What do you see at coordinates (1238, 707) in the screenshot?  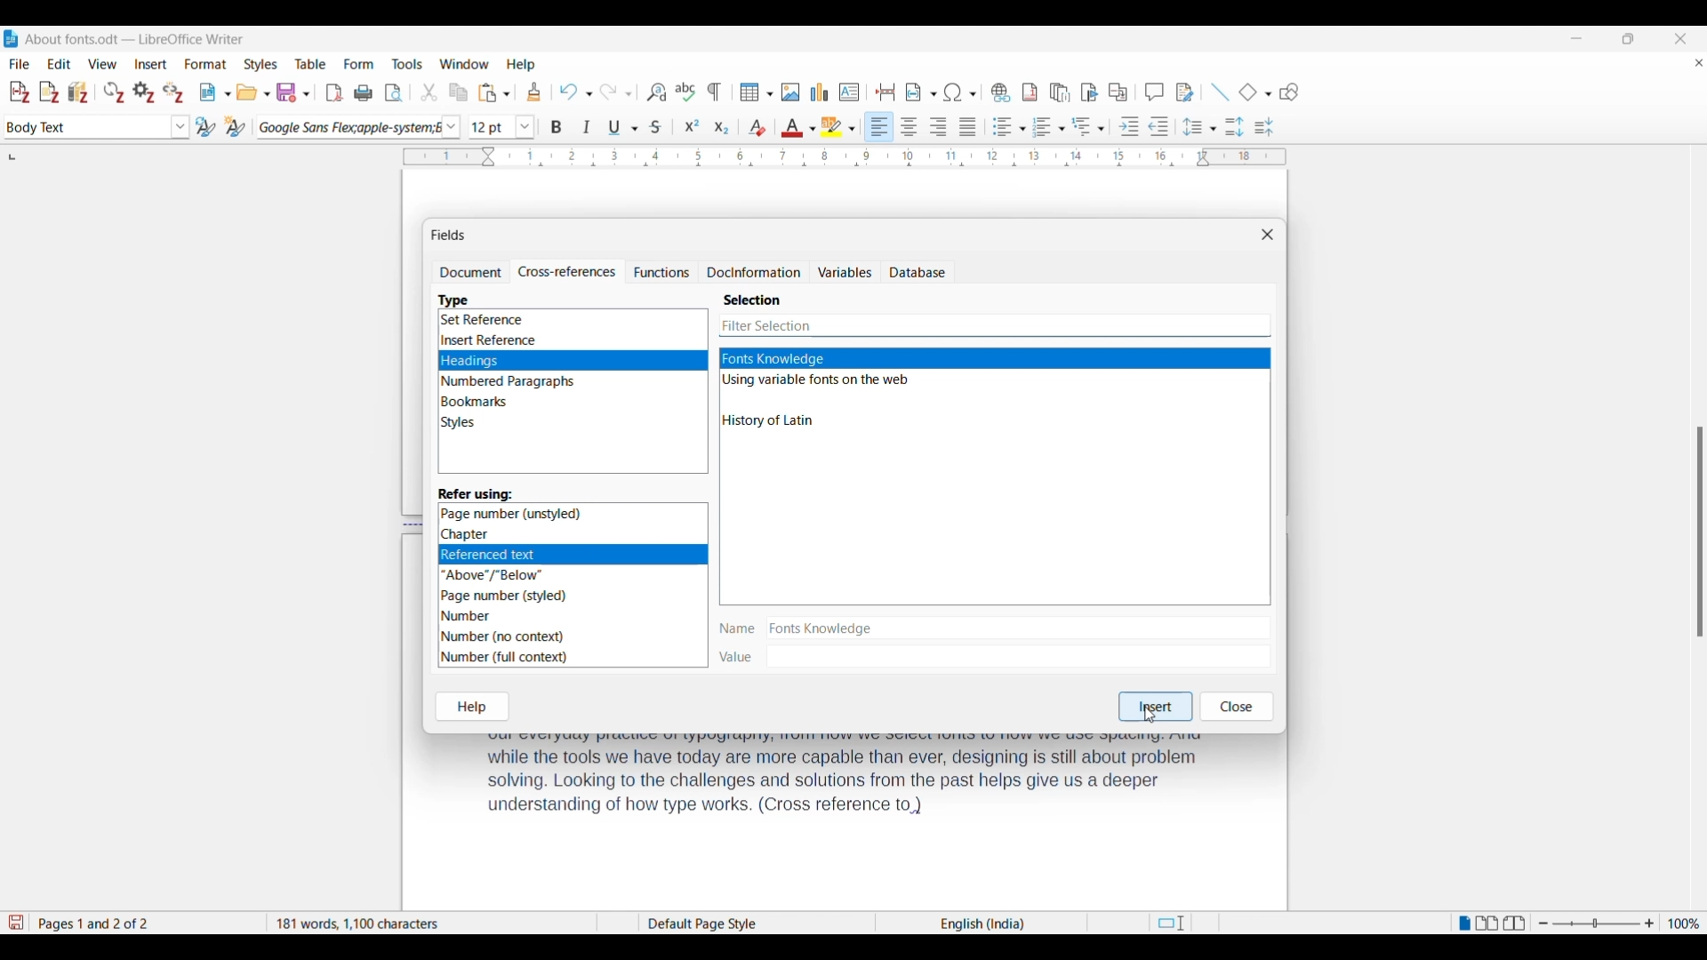 I see `Close` at bounding box center [1238, 707].